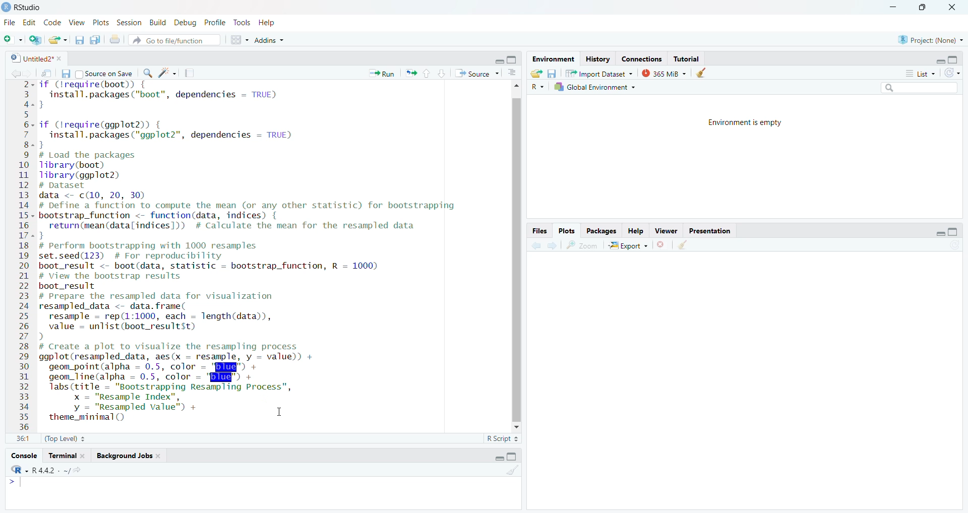 The height and width of the screenshot is (513, 968). I want to click on source on save, so click(106, 75).